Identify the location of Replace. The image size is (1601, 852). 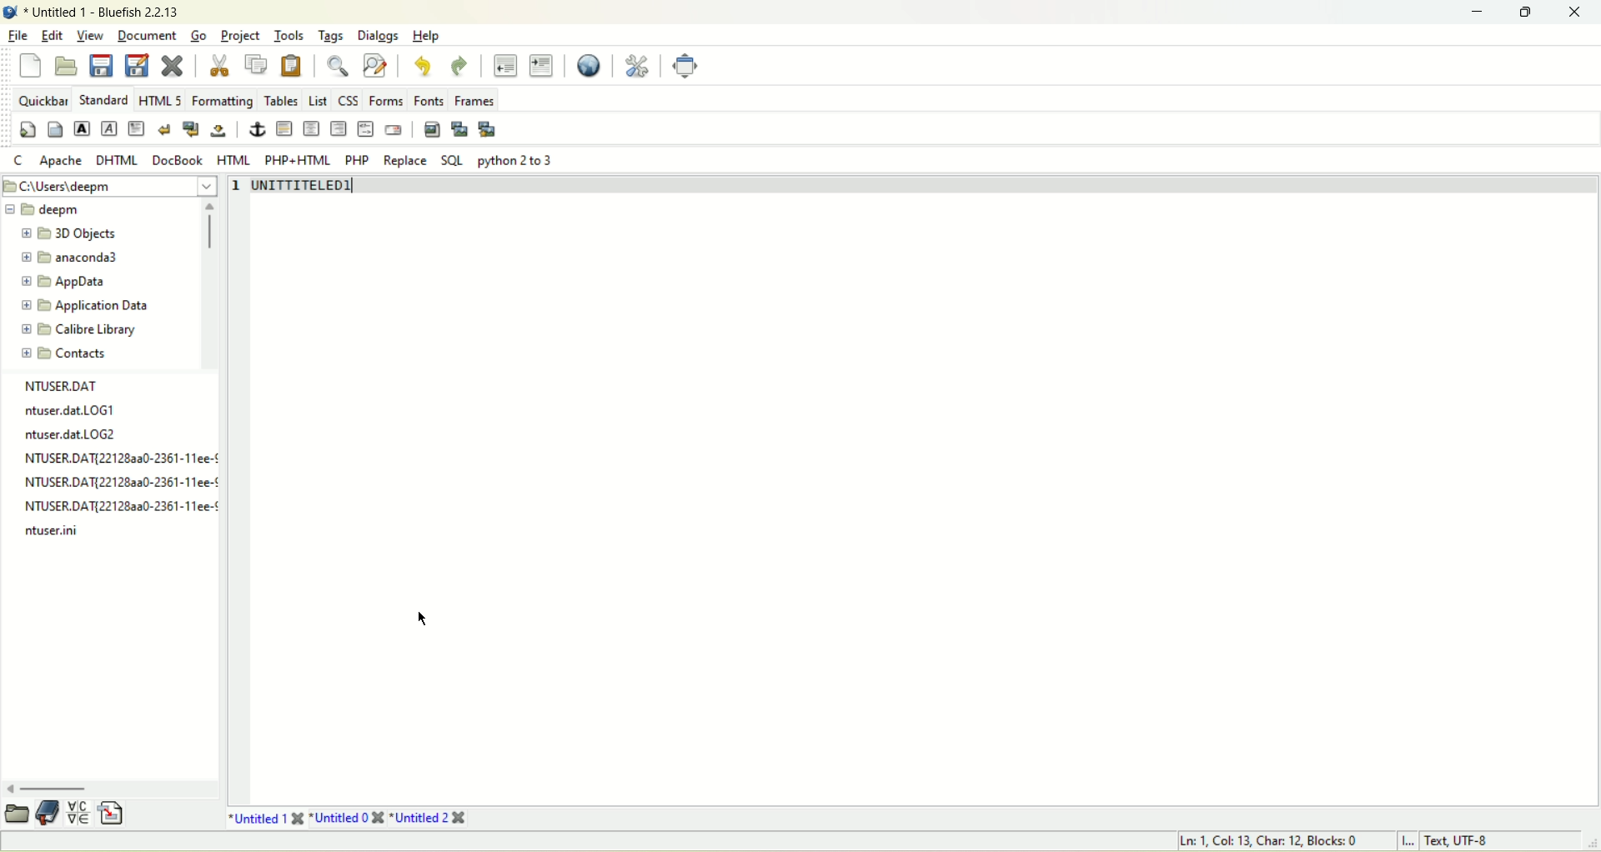
(405, 161).